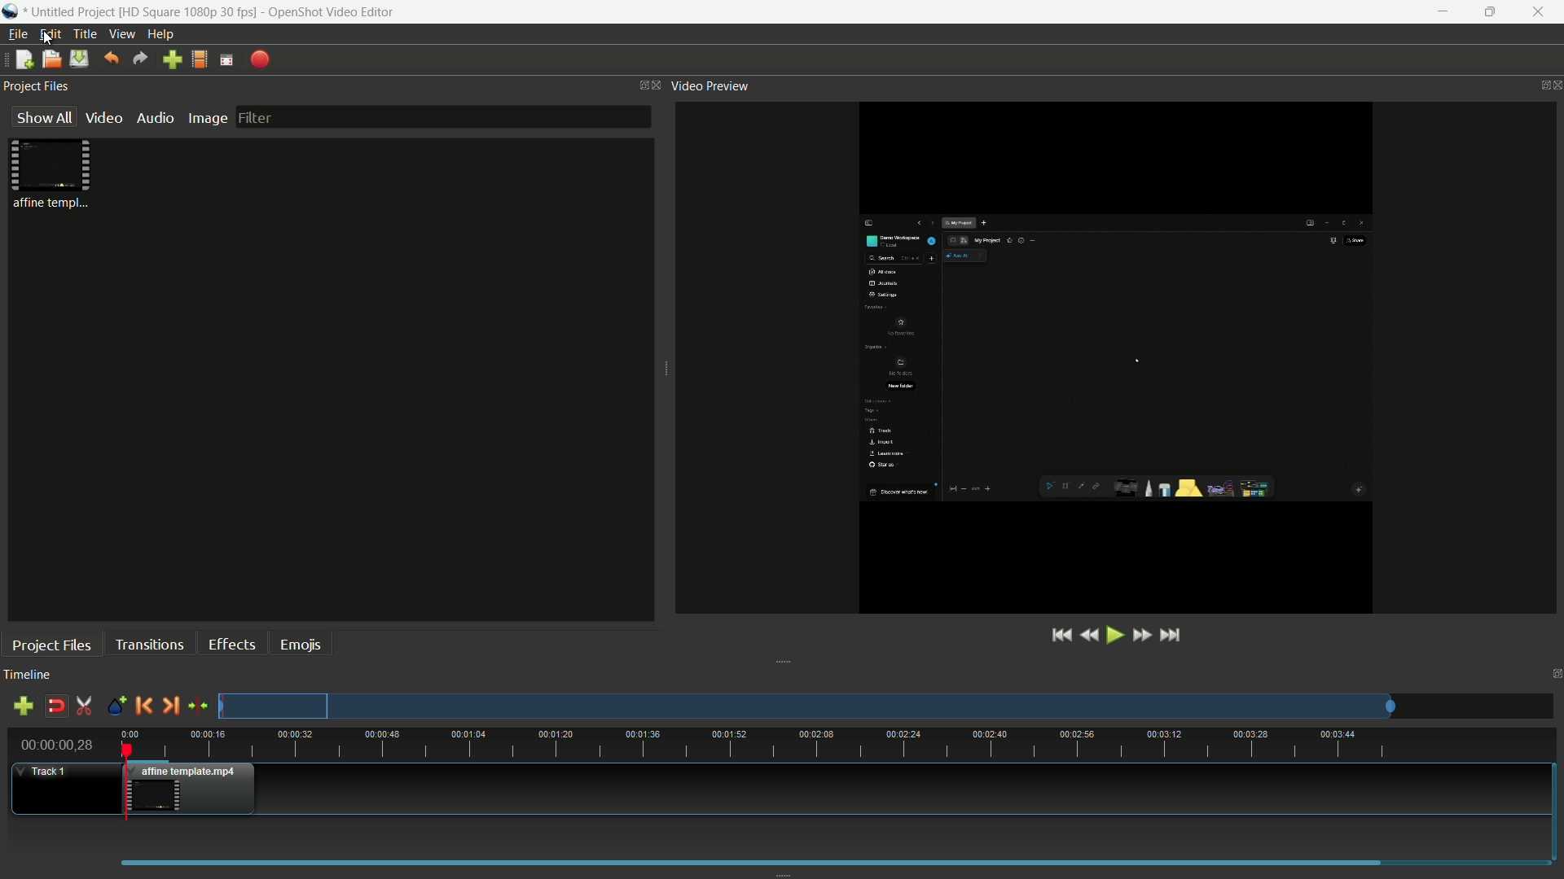 Image resolution: width=1564 pixels, height=879 pixels. What do you see at coordinates (200, 59) in the screenshot?
I see `profile` at bounding box center [200, 59].